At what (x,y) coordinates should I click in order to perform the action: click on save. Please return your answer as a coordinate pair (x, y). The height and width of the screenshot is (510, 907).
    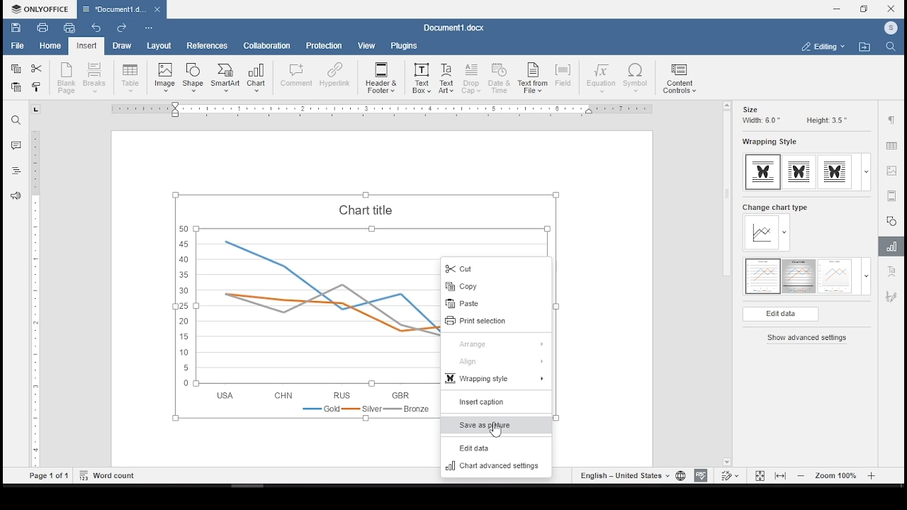
    Looking at the image, I should click on (16, 27).